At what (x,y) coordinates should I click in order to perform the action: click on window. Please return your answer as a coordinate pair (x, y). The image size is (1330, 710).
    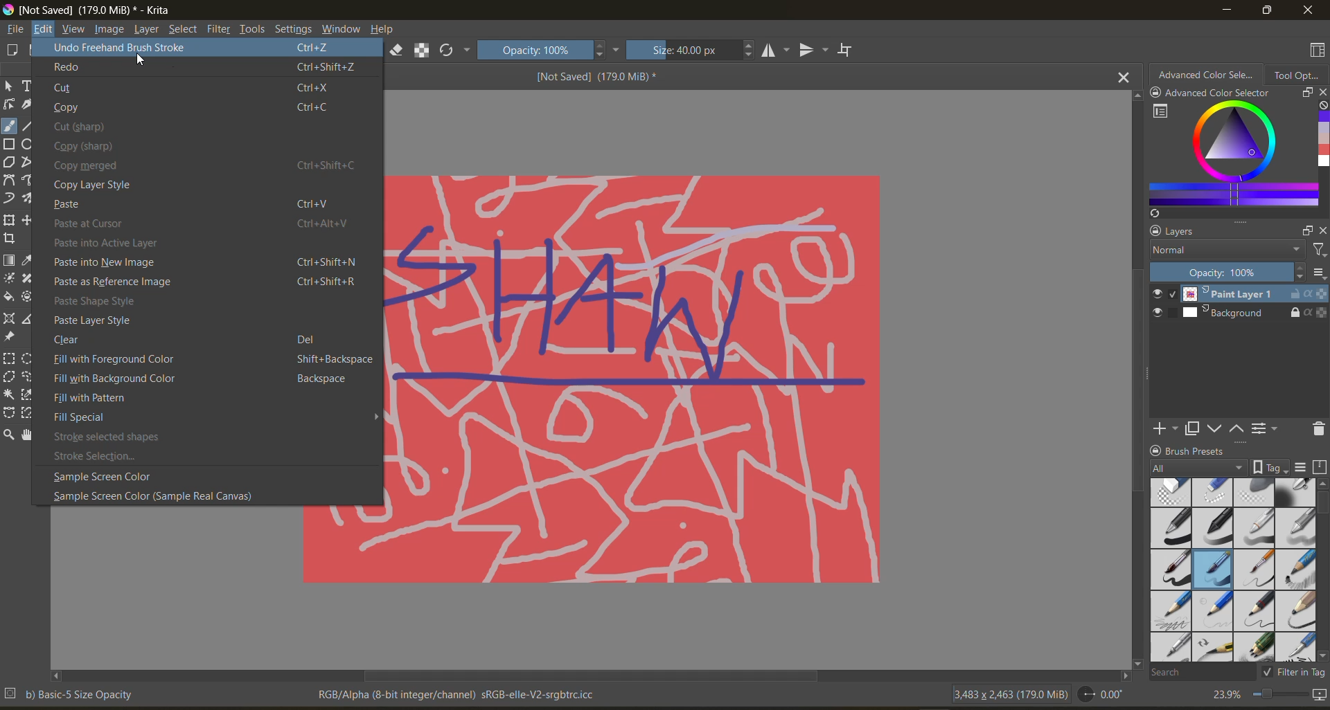
    Looking at the image, I should click on (342, 28).